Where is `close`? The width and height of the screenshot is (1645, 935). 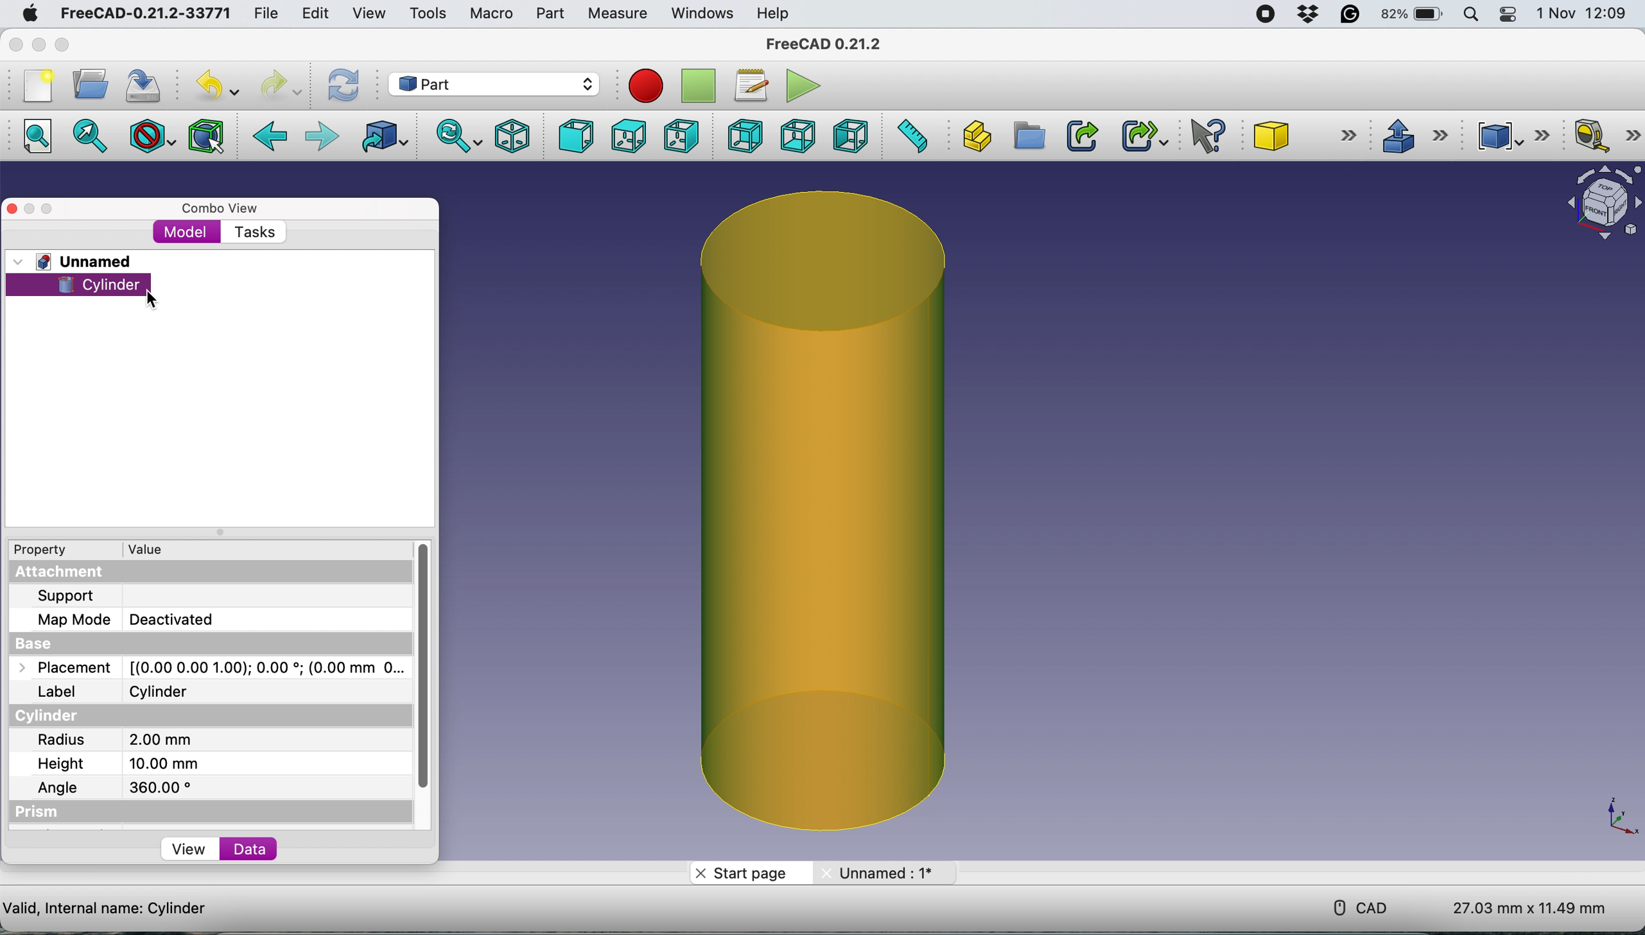 close is located at coordinates (16, 44).